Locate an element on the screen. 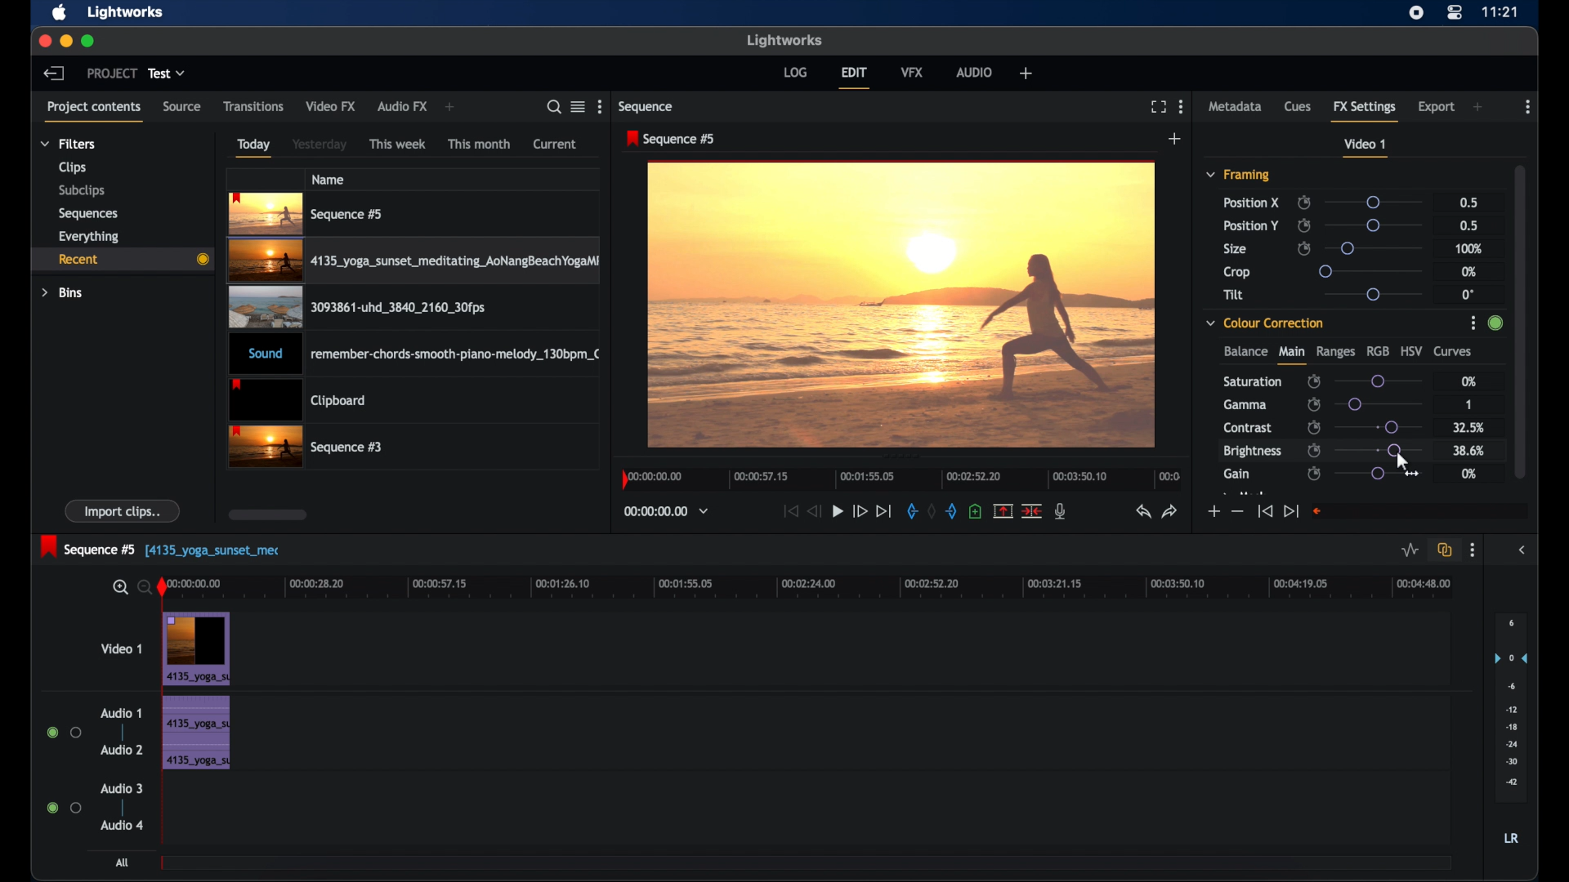 This screenshot has width=1569, height=882. edit is located at coordinates (854, 78).